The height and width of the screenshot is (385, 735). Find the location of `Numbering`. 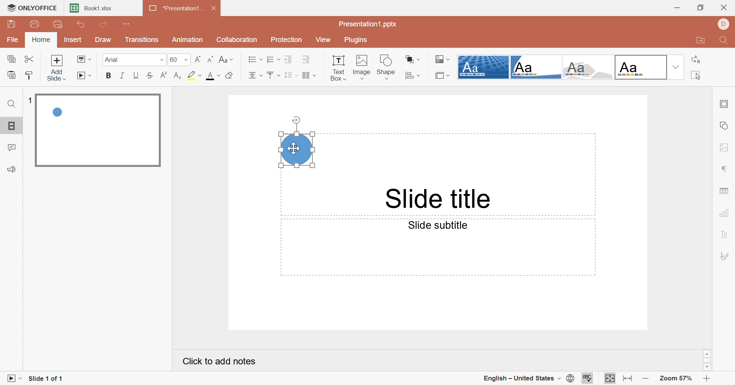

Numbering is located at coordinates (273, 59).